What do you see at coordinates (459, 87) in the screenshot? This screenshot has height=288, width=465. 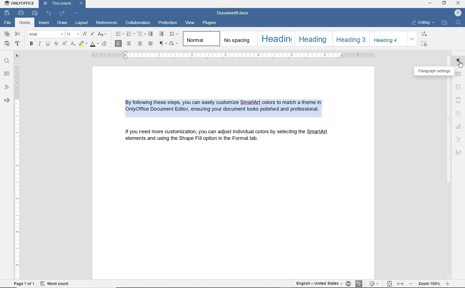 I see `image` at bounding box center [459, 87].